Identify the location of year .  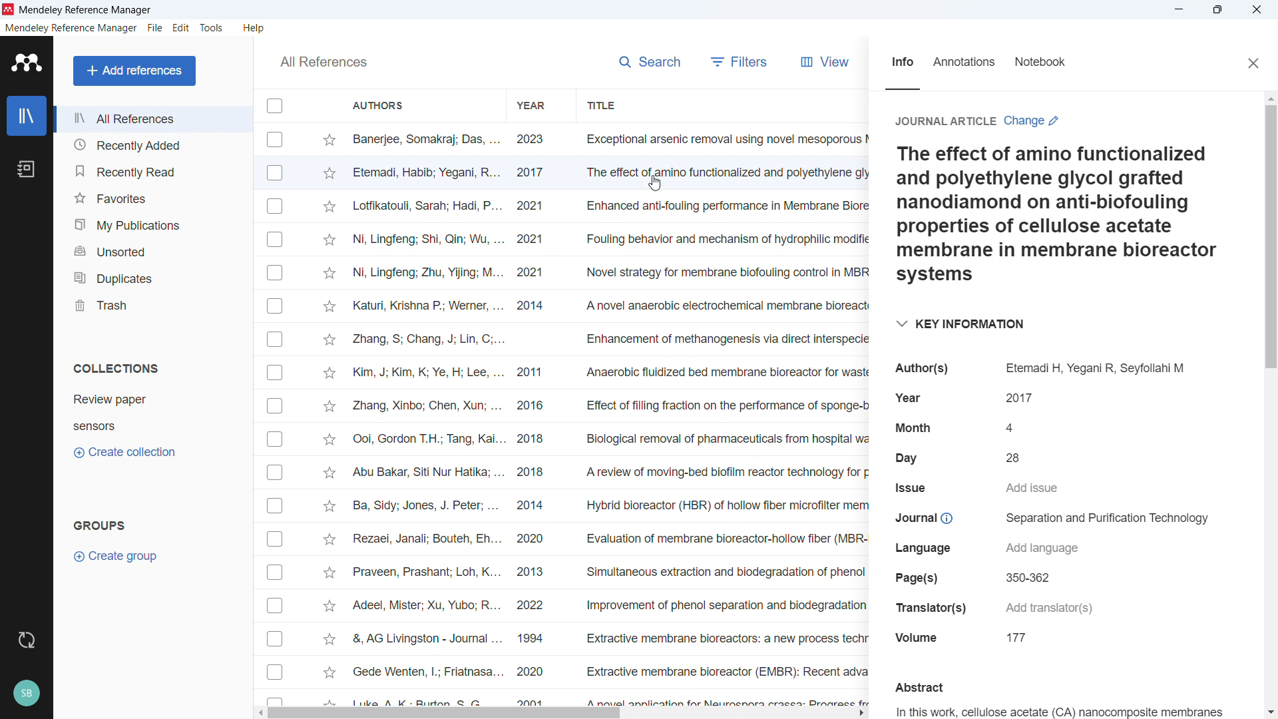
(970, 397).